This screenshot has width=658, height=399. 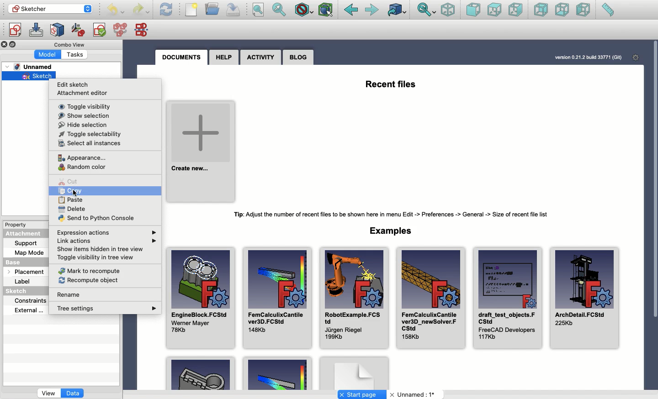 What do you see at coordinates (654, 205) in the screenshot?
I see `Scroll` at bounding box center [654, 205].